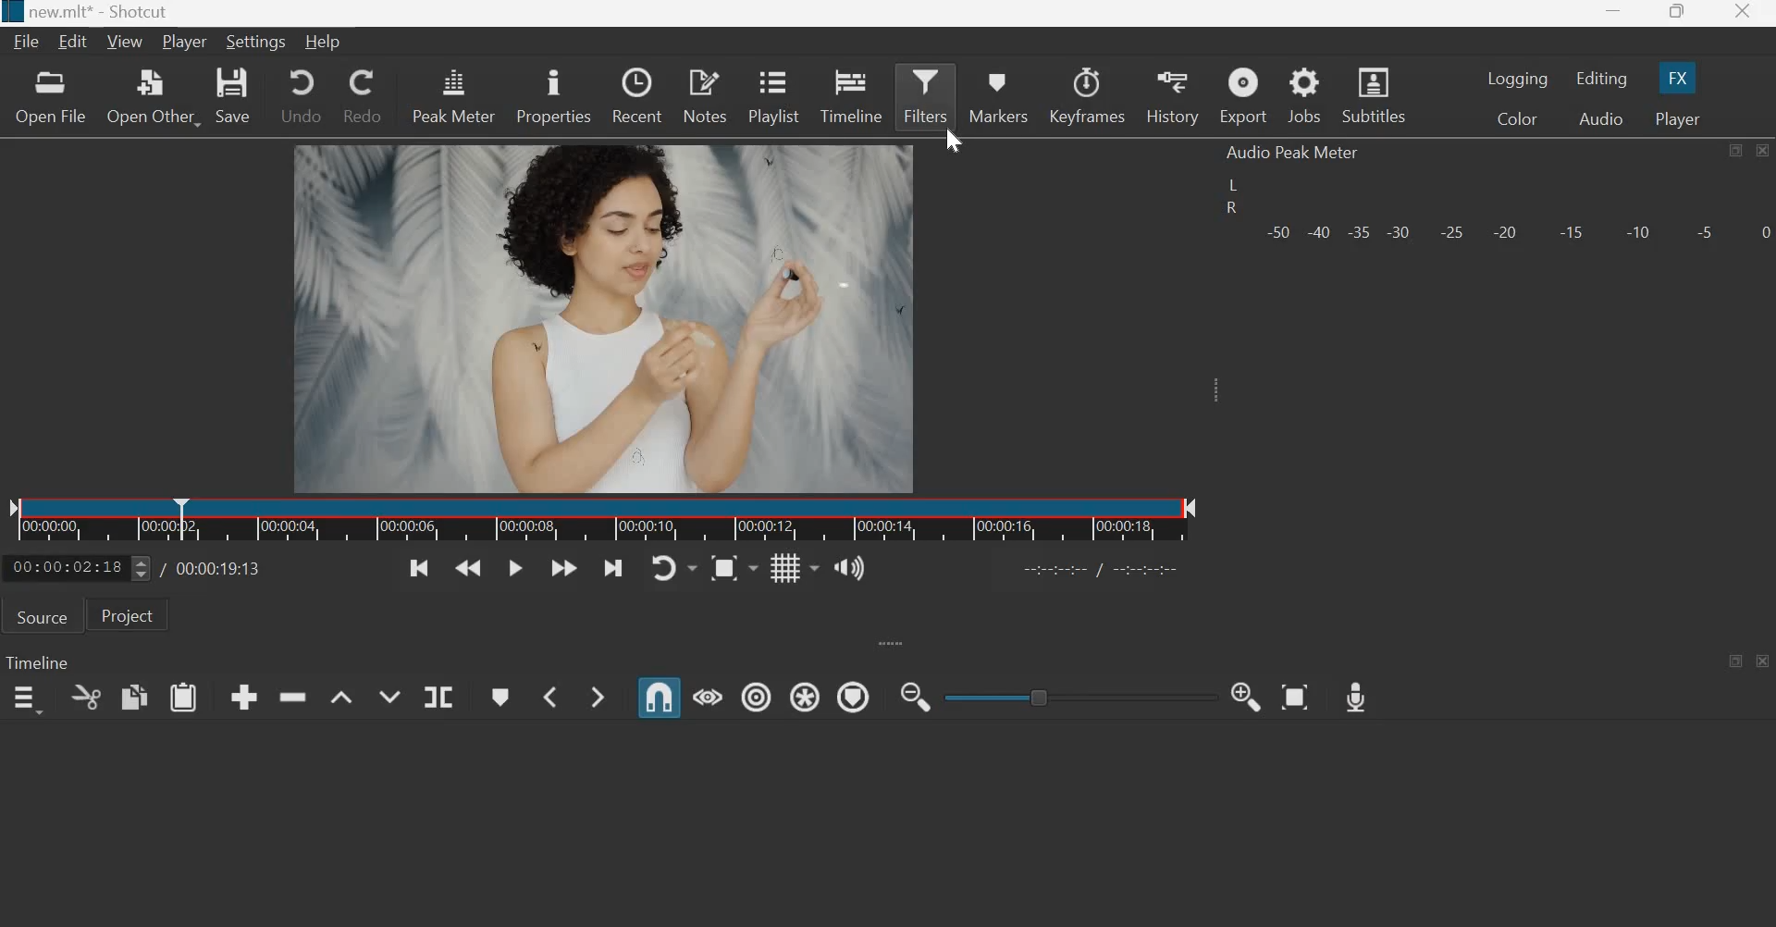 Image resolution: width=1776 pixels, height=927 pixels. What do you see at coordinates (1763, 661) in the screenshot?
I see `close` at bounding box center [1763, 661].